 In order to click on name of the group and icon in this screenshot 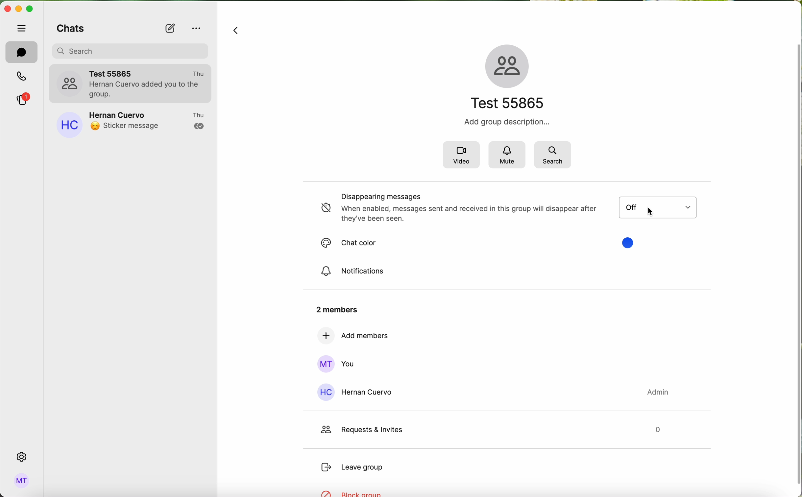, I will do `click(507, 77)`.